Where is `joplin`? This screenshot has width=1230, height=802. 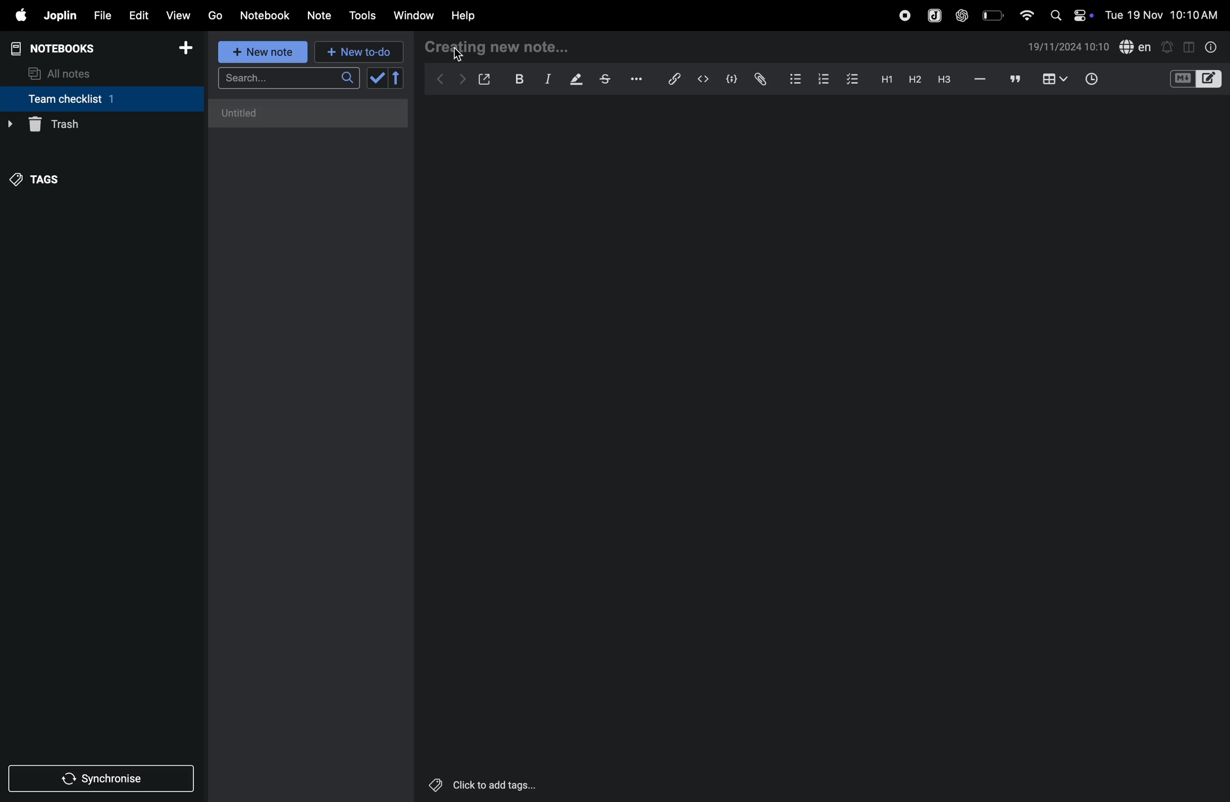 joplin is located at coordinates (61, 16).